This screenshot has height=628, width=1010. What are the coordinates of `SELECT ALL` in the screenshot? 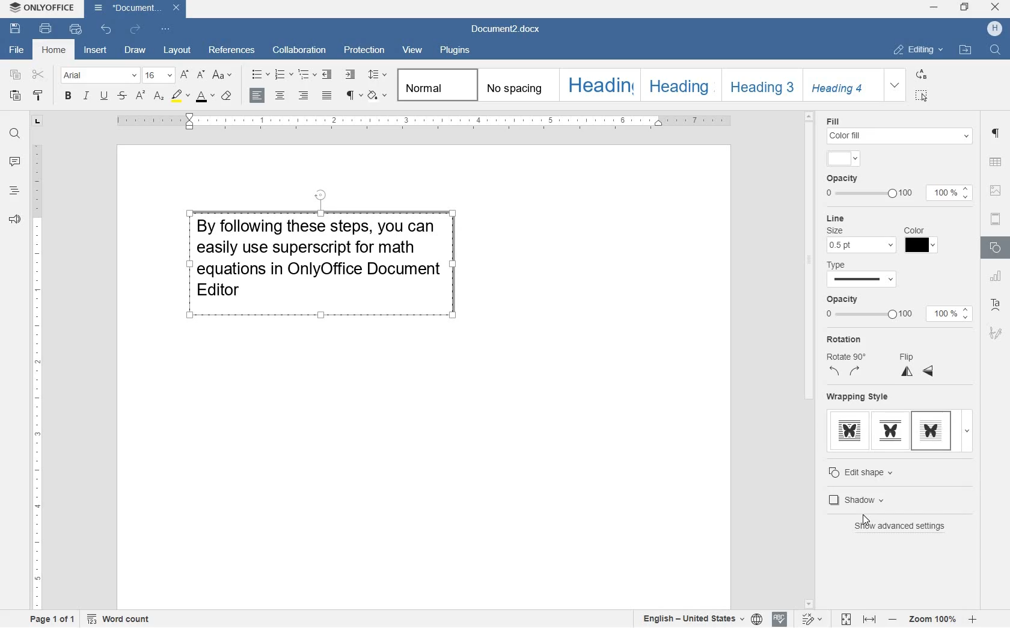 It's located at (921, 96).